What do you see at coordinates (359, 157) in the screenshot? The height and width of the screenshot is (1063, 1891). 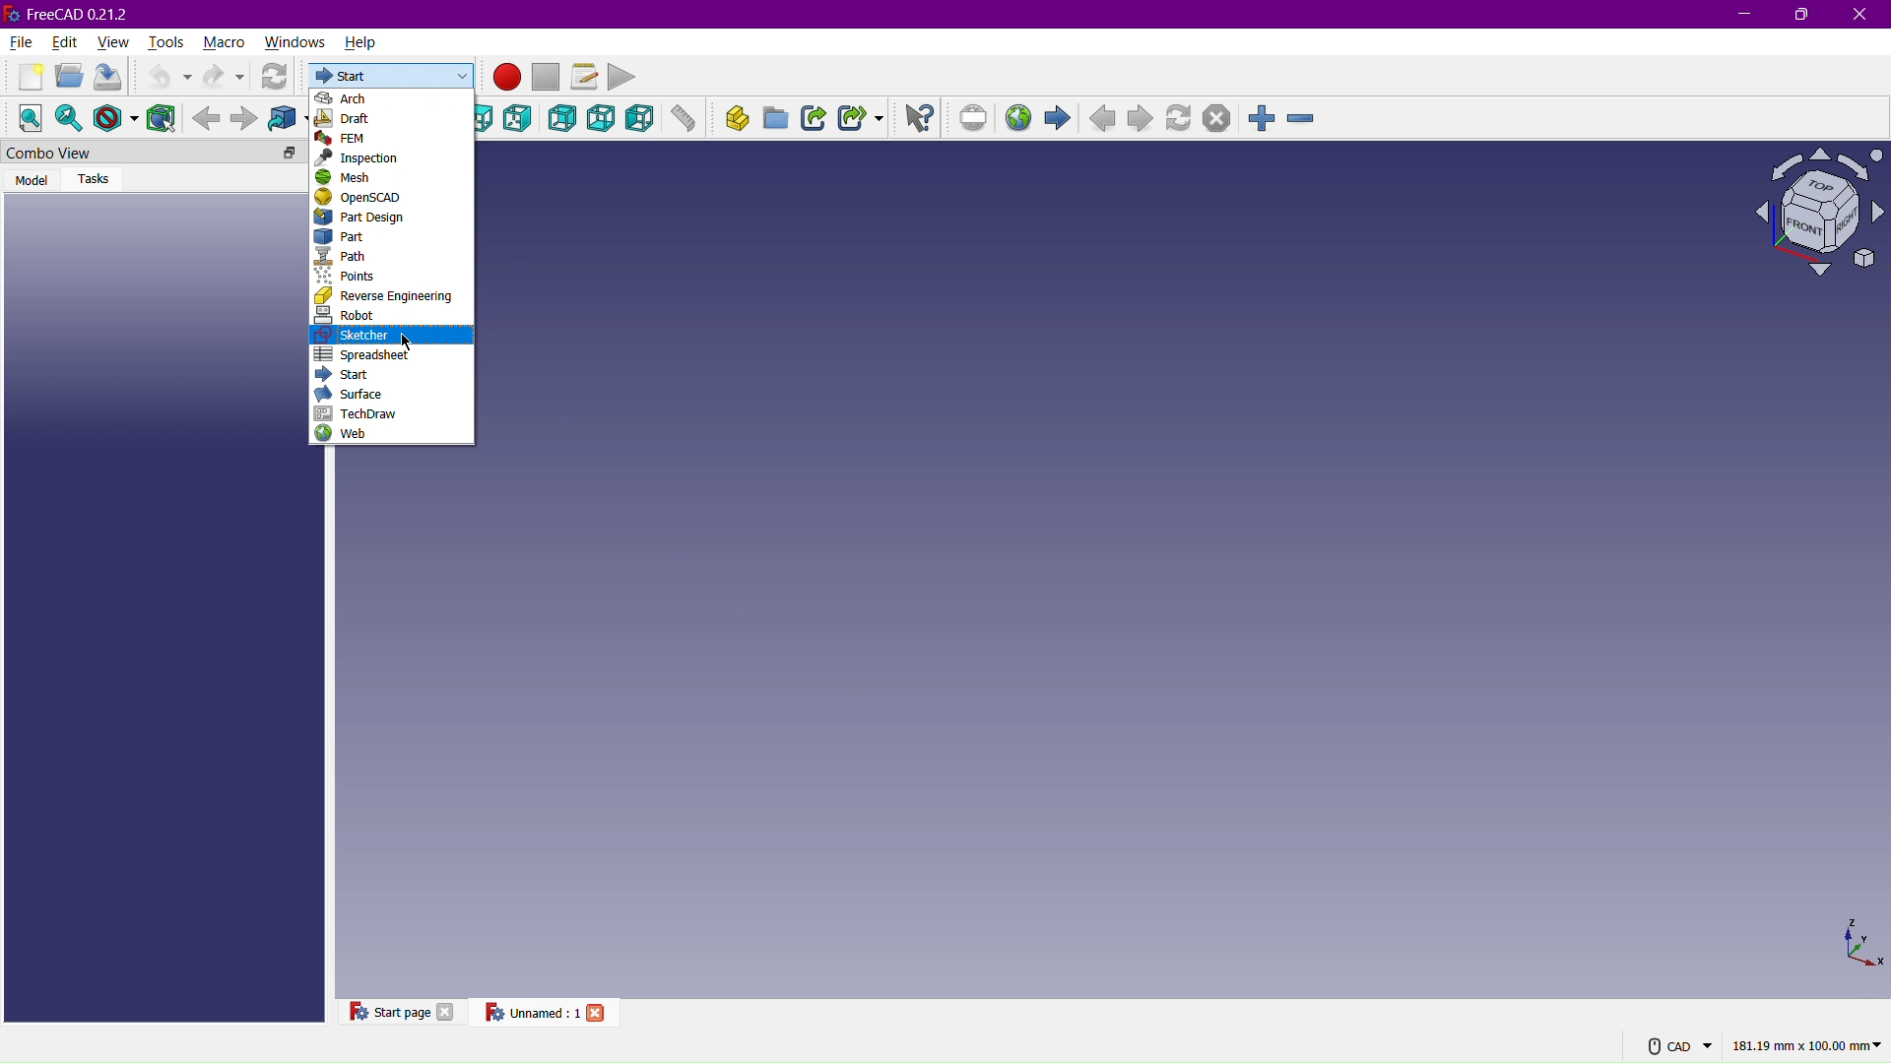 I see `Inspection` at bounding box center [359, 157].